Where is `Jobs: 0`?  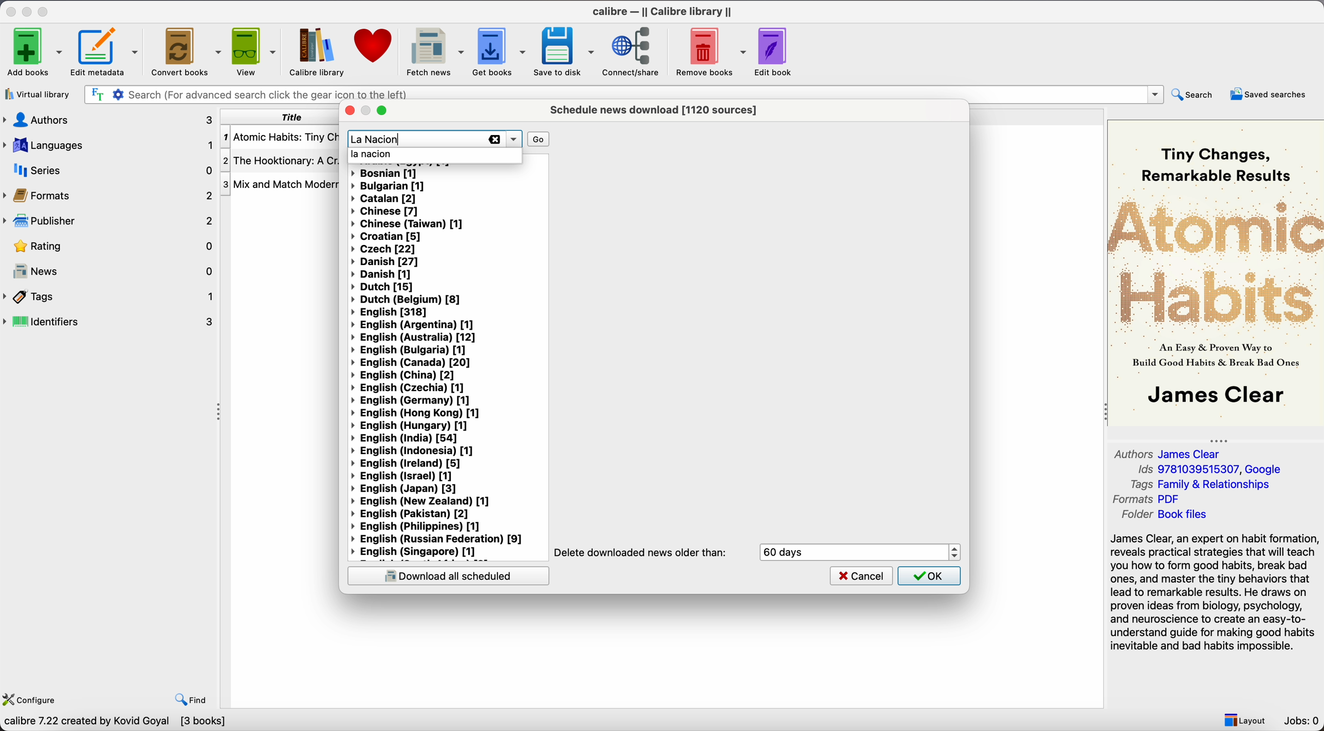 Jobs: 0 is located at coordinates (1302, 721).